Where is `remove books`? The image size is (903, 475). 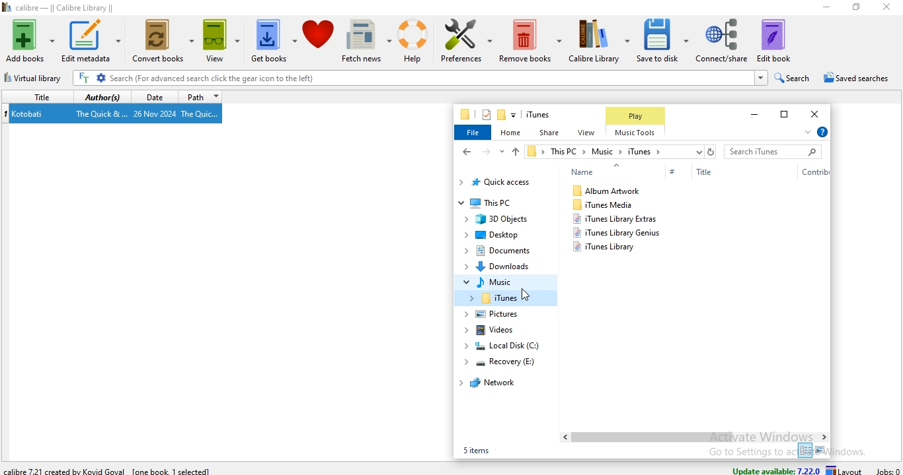 remove books is located at coordinates (530, 40).